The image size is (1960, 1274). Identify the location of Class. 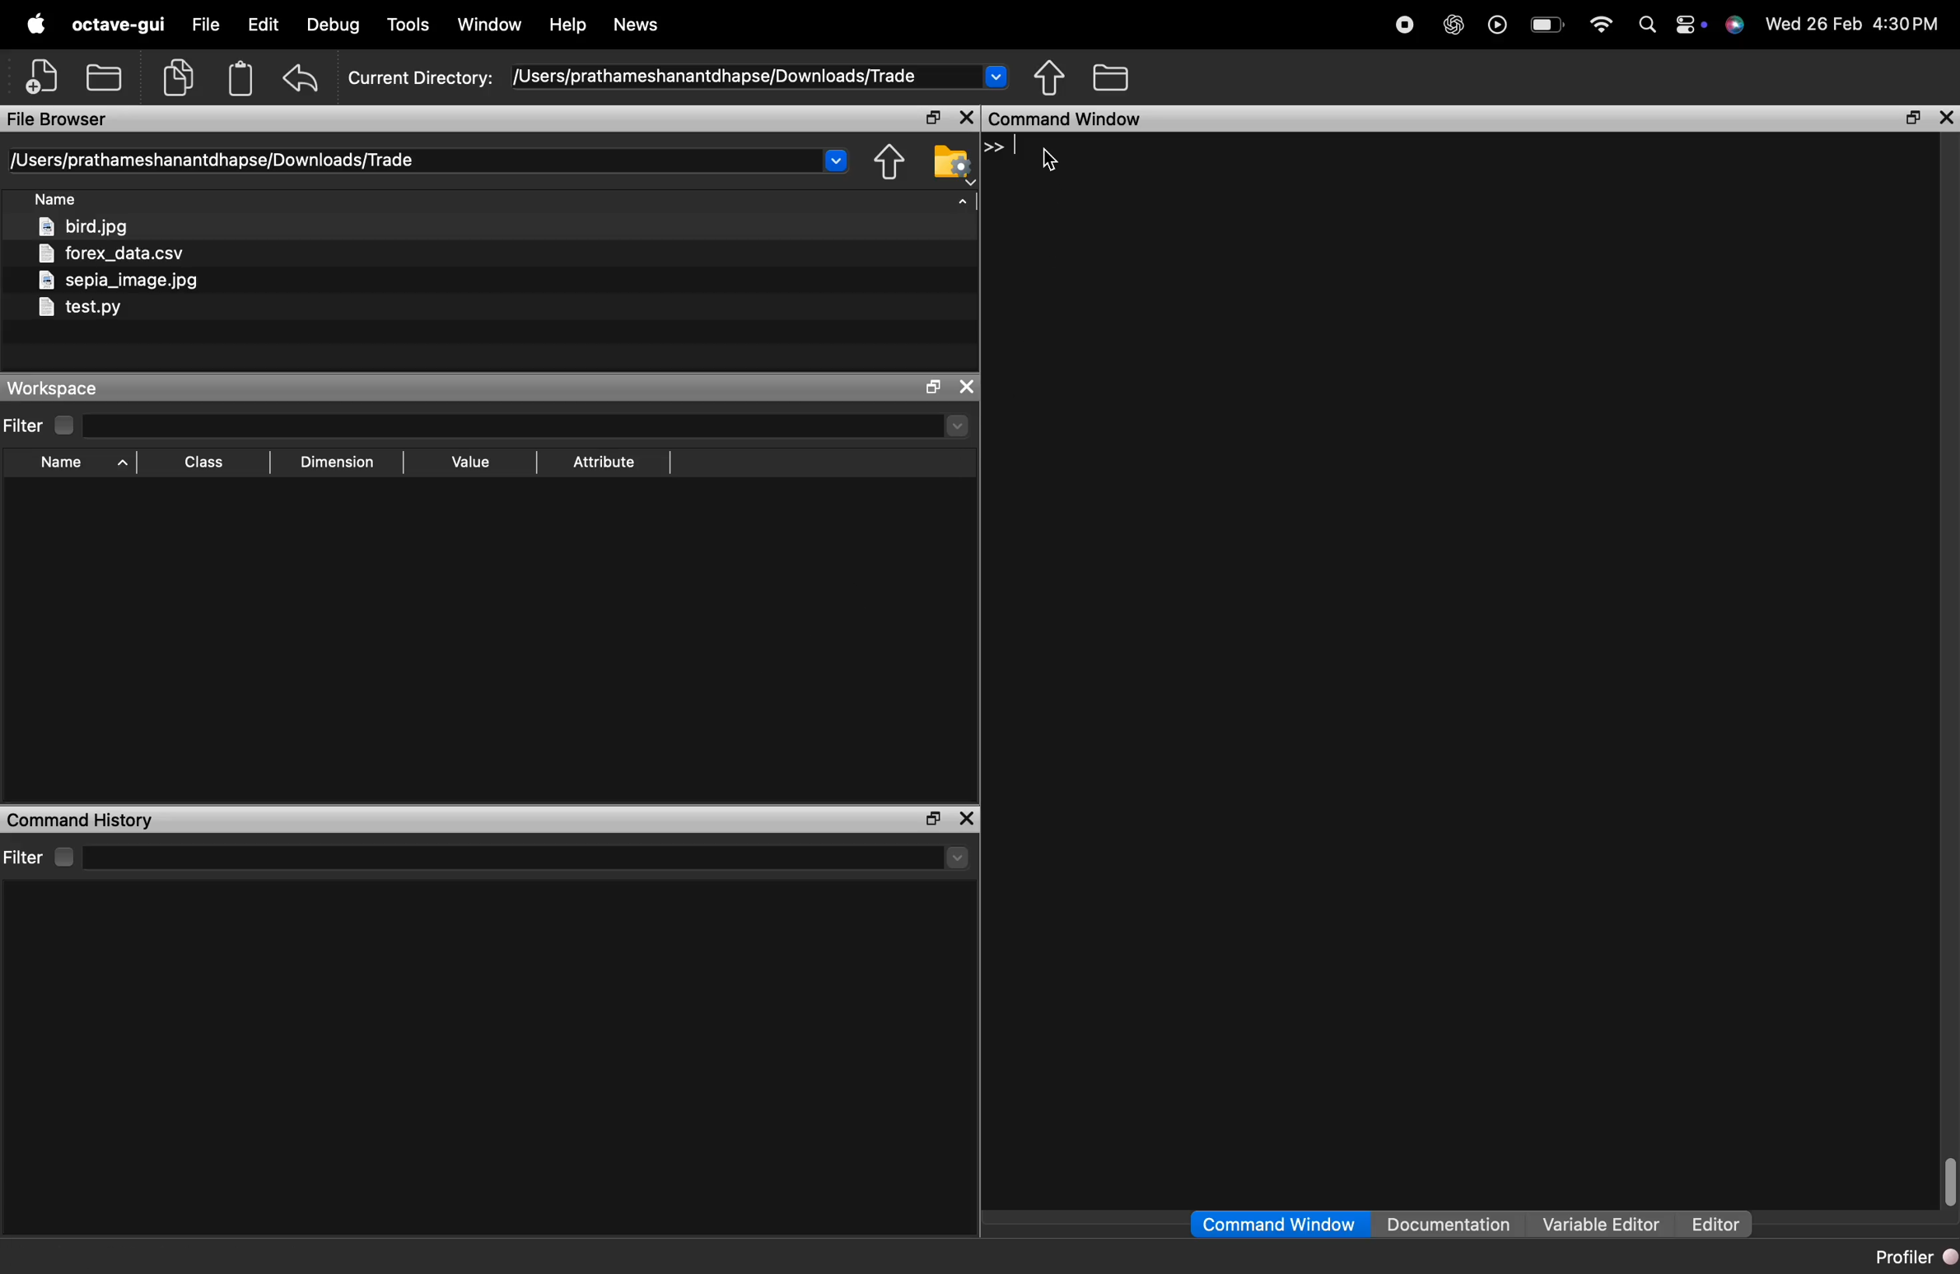
(205, 463).